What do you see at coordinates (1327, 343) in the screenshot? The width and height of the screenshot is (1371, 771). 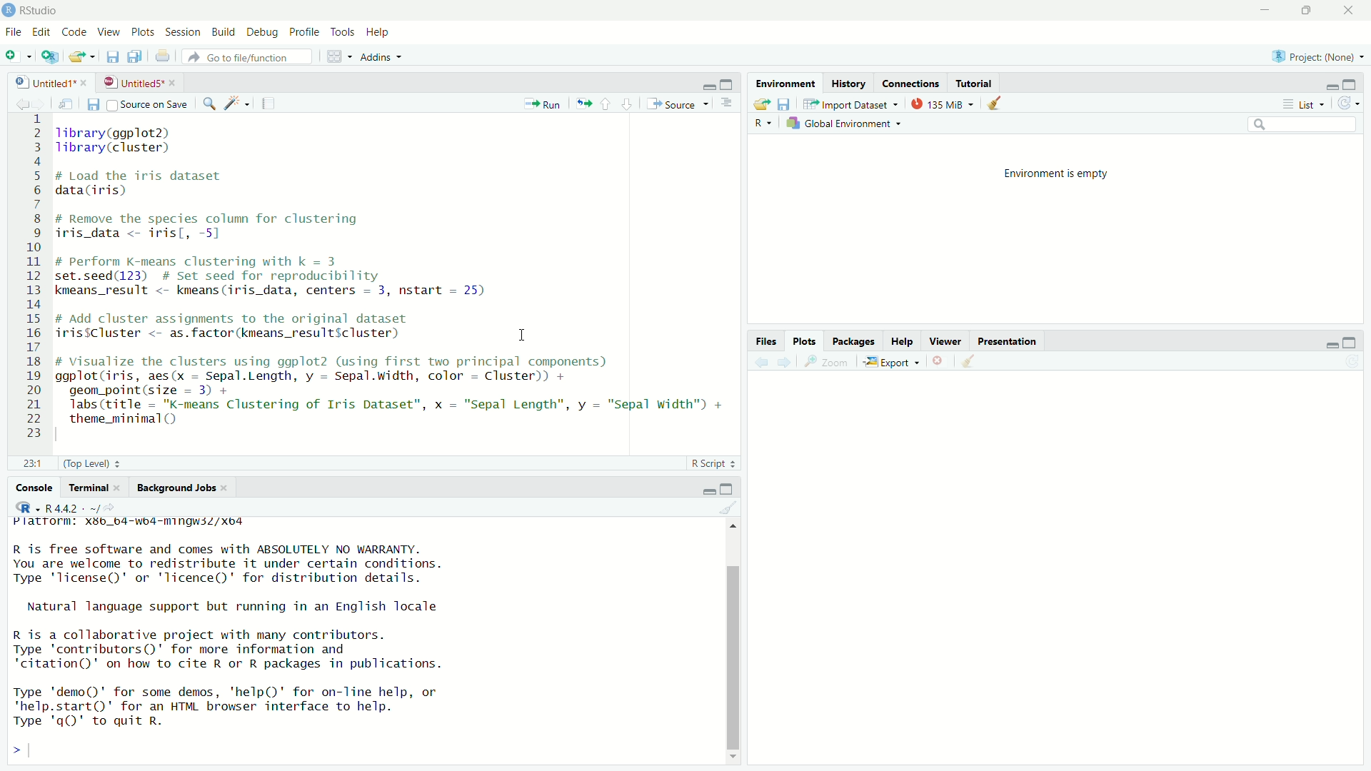 I see `minimize` at bounding box center [1327, 343].